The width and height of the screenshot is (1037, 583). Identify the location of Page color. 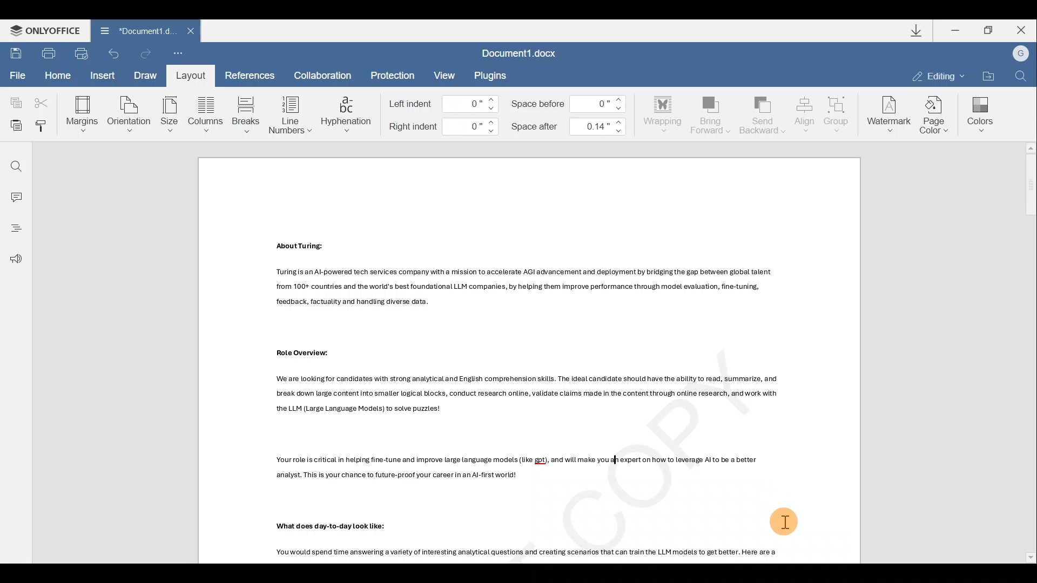
(937, 117).